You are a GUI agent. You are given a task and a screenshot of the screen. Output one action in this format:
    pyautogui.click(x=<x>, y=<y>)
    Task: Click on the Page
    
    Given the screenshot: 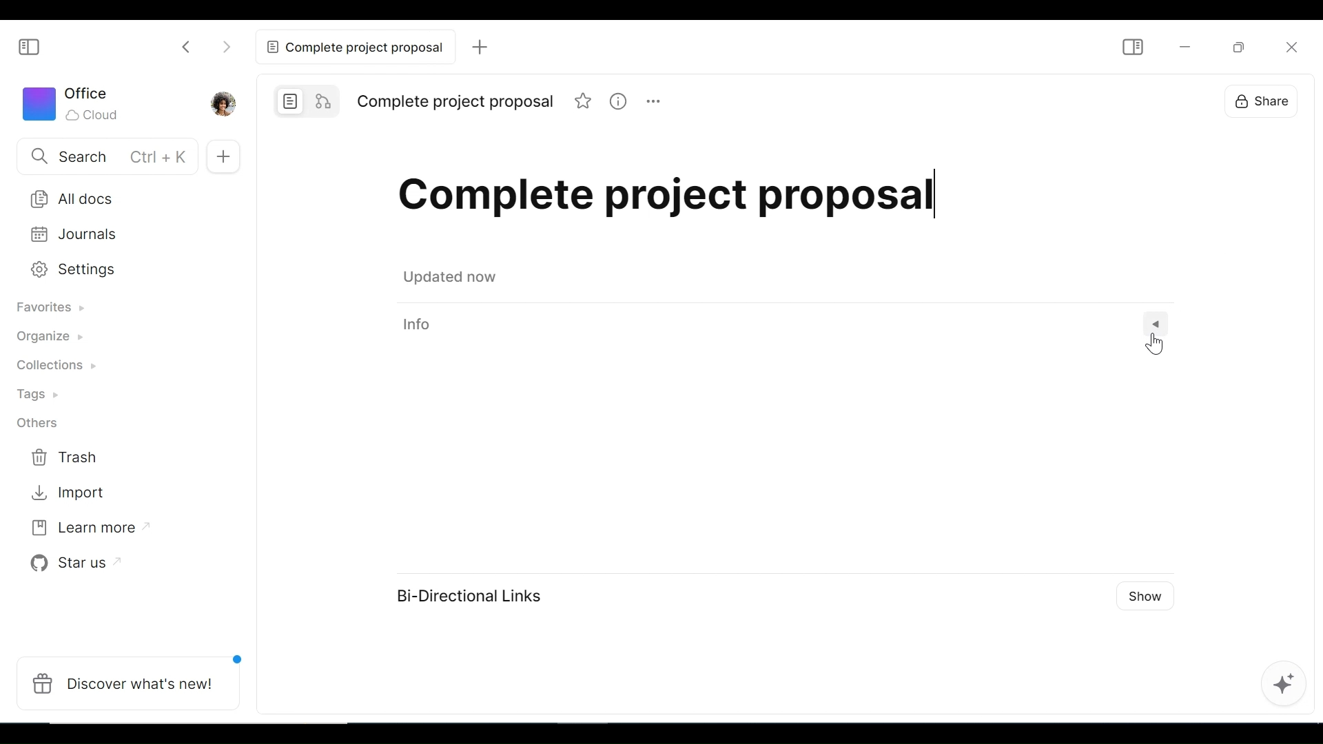 What is the action you would take?
    pyautogui.click(x=290, y=101)
    